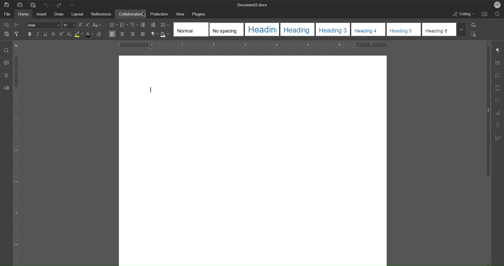 This screenshot has width=504, height=266. What do you see at coordinates (59, 15) in the screenshot?
I see `Draw` at bounding box center [59, 15].